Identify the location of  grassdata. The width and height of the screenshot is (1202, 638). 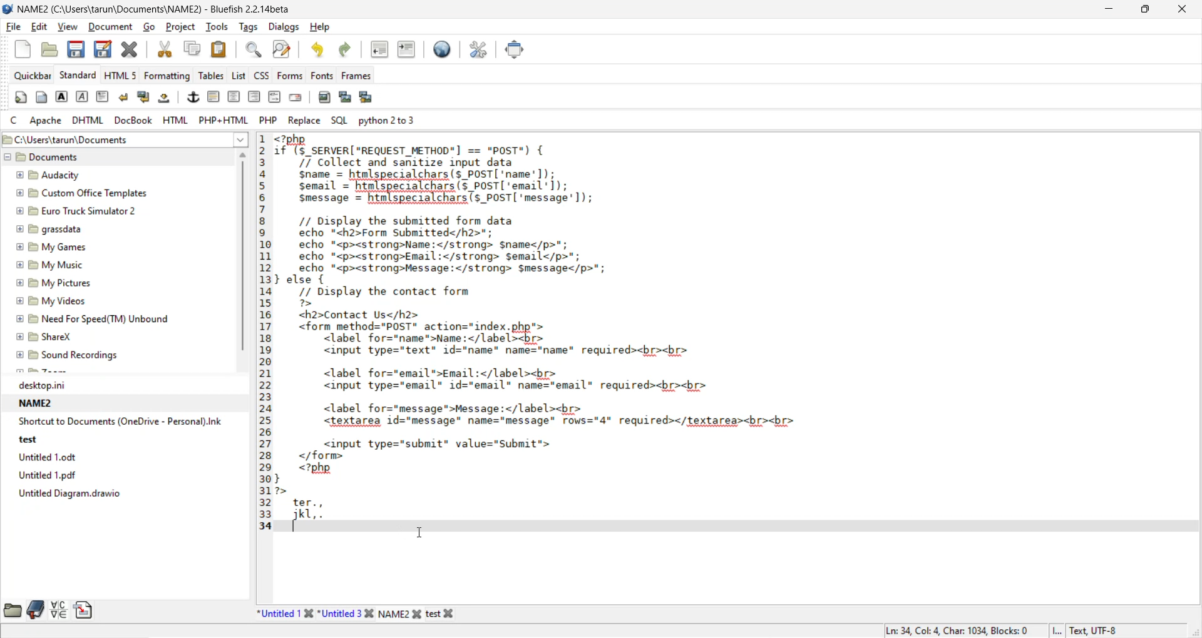
(49, 230).